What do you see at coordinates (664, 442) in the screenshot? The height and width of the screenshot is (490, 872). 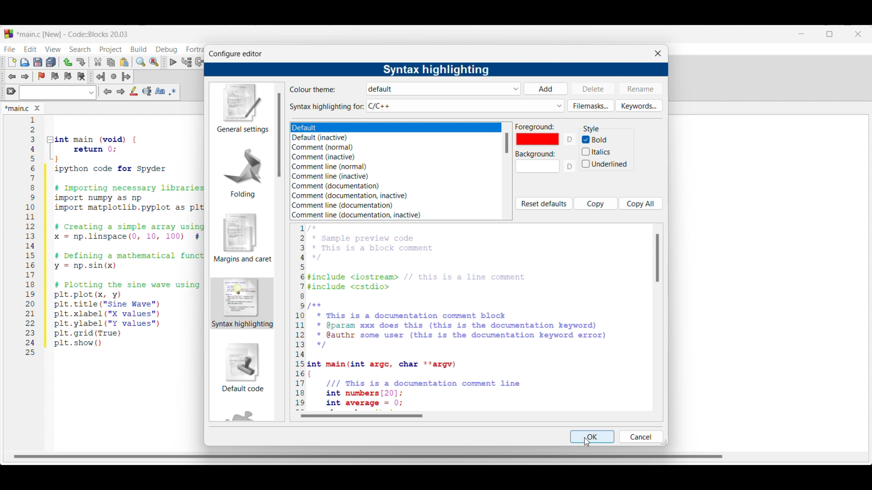 I see `Change dimension` at bounding box center [664, 442].